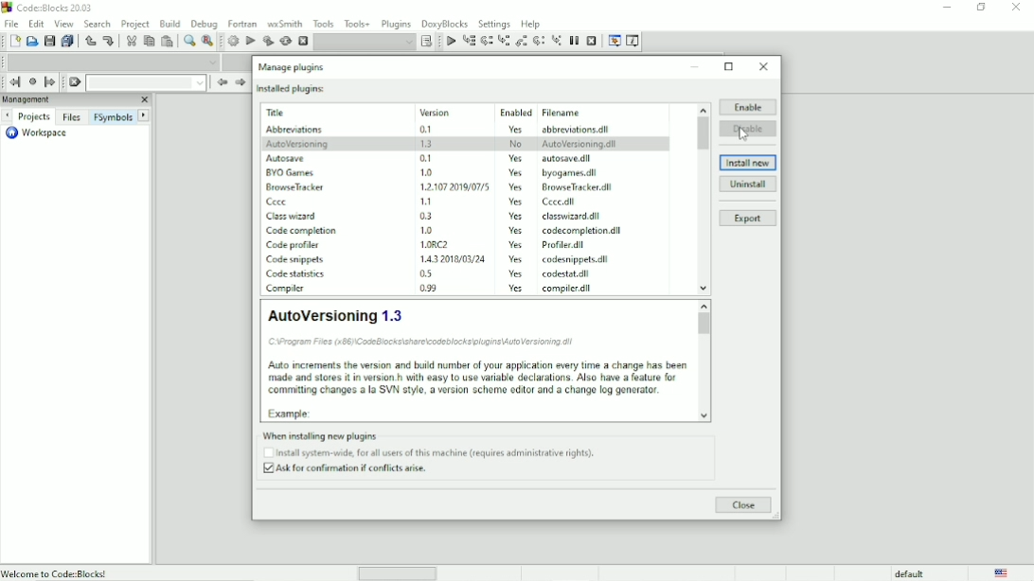 The width and height of the screenshot is (1034, 581). What do you see at coordinates (749, 185) in the screenshot?
I see `Uninstall` at bounding box center [749, 185].